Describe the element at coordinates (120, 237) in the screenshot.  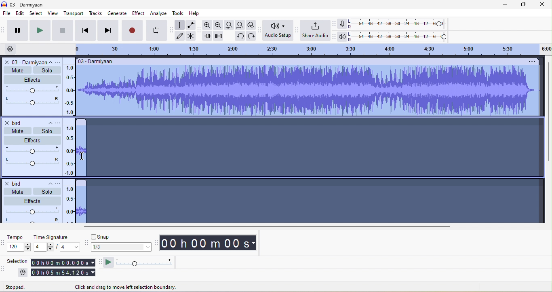
I see `snap` at that location.